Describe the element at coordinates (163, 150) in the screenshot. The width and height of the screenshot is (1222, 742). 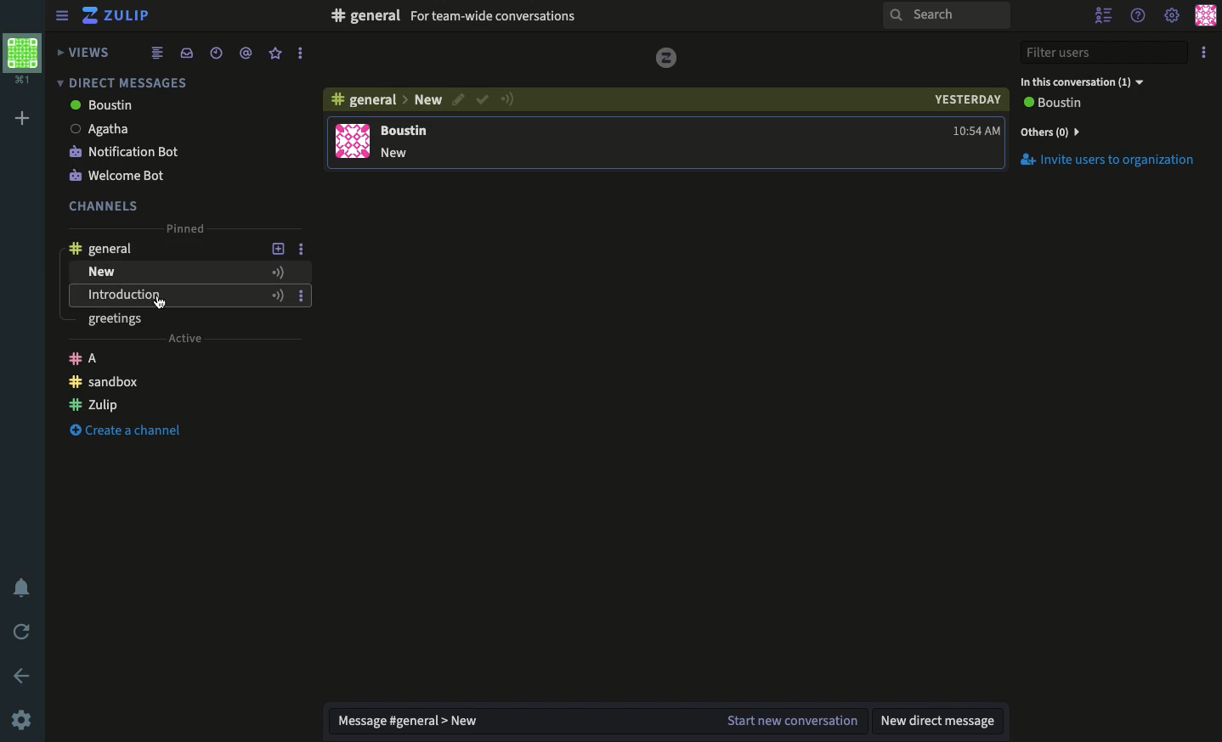
I see `Notification bot` at that location.